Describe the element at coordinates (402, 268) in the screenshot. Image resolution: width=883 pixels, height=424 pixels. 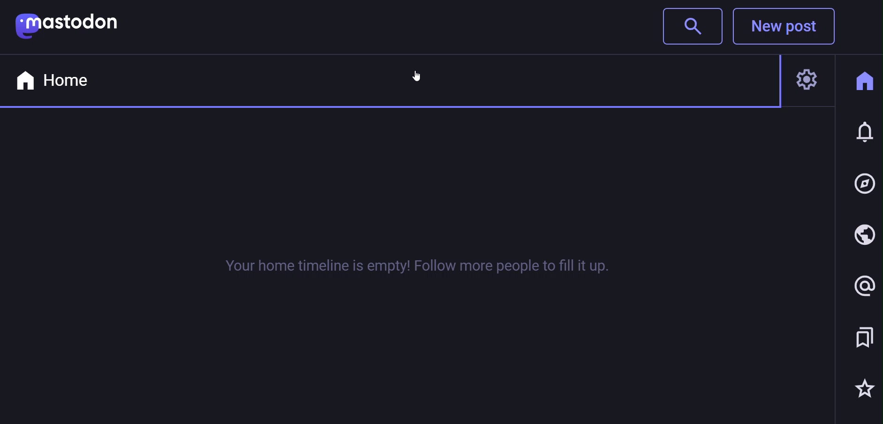
I see `Your home timeline is empty! Follow more people to fill it up.` at that location.